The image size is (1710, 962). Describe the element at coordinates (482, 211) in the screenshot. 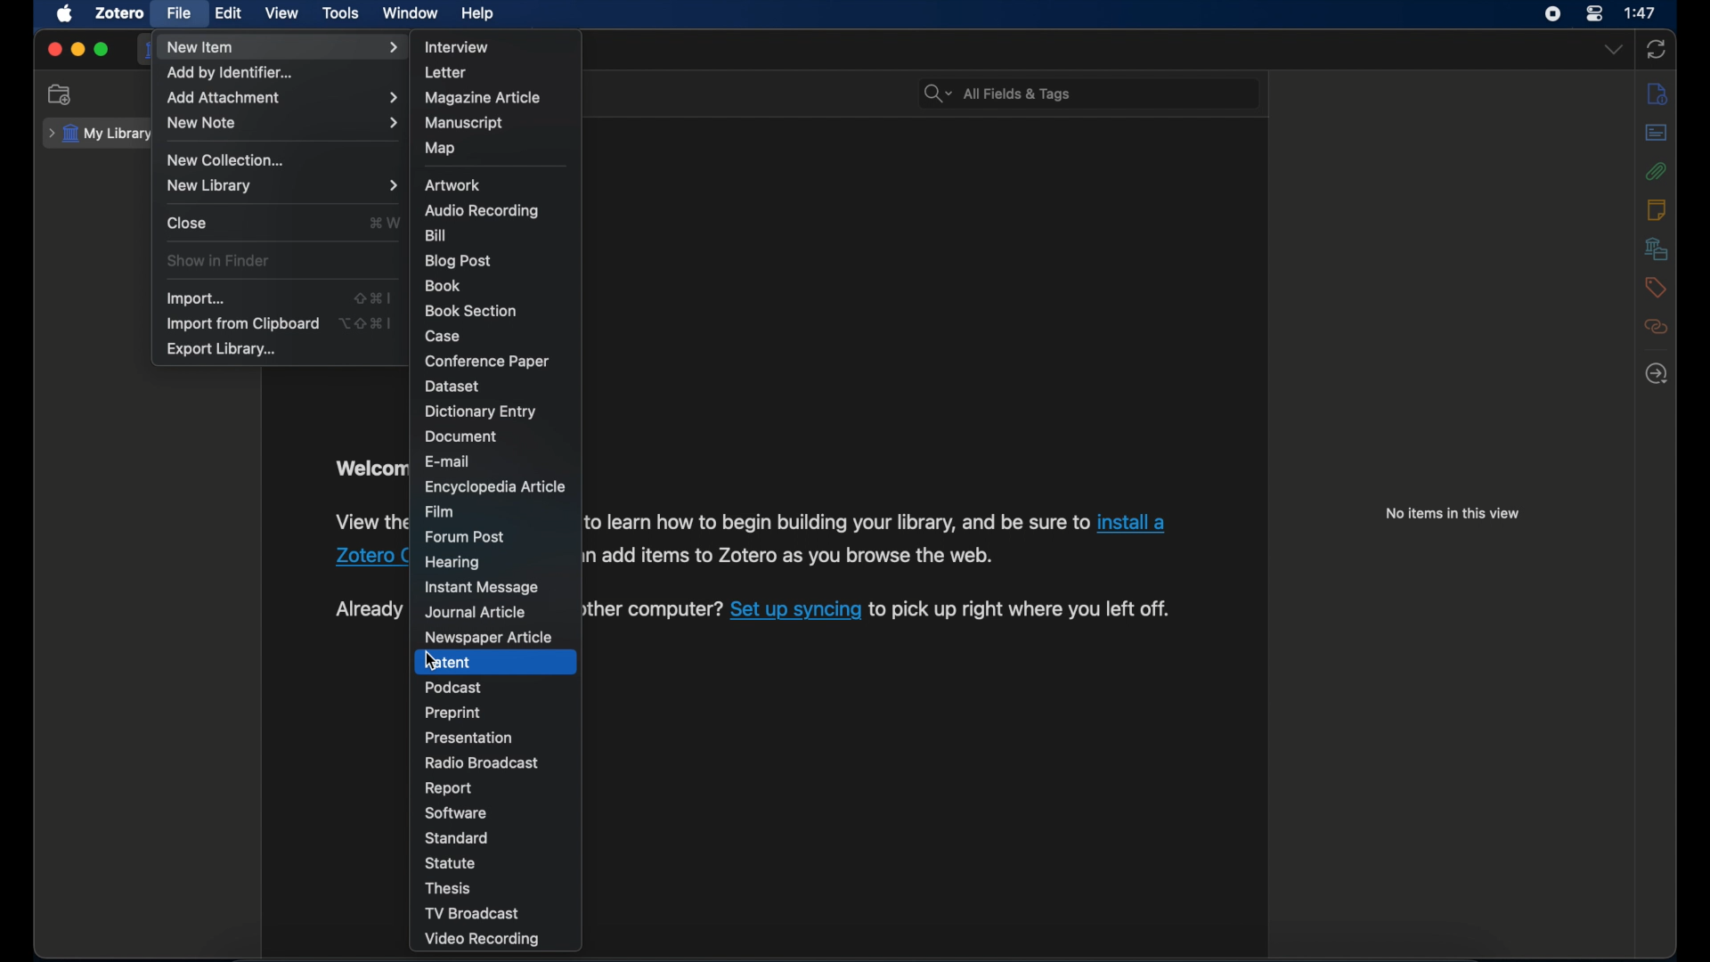

I see `audio recording` at that location.